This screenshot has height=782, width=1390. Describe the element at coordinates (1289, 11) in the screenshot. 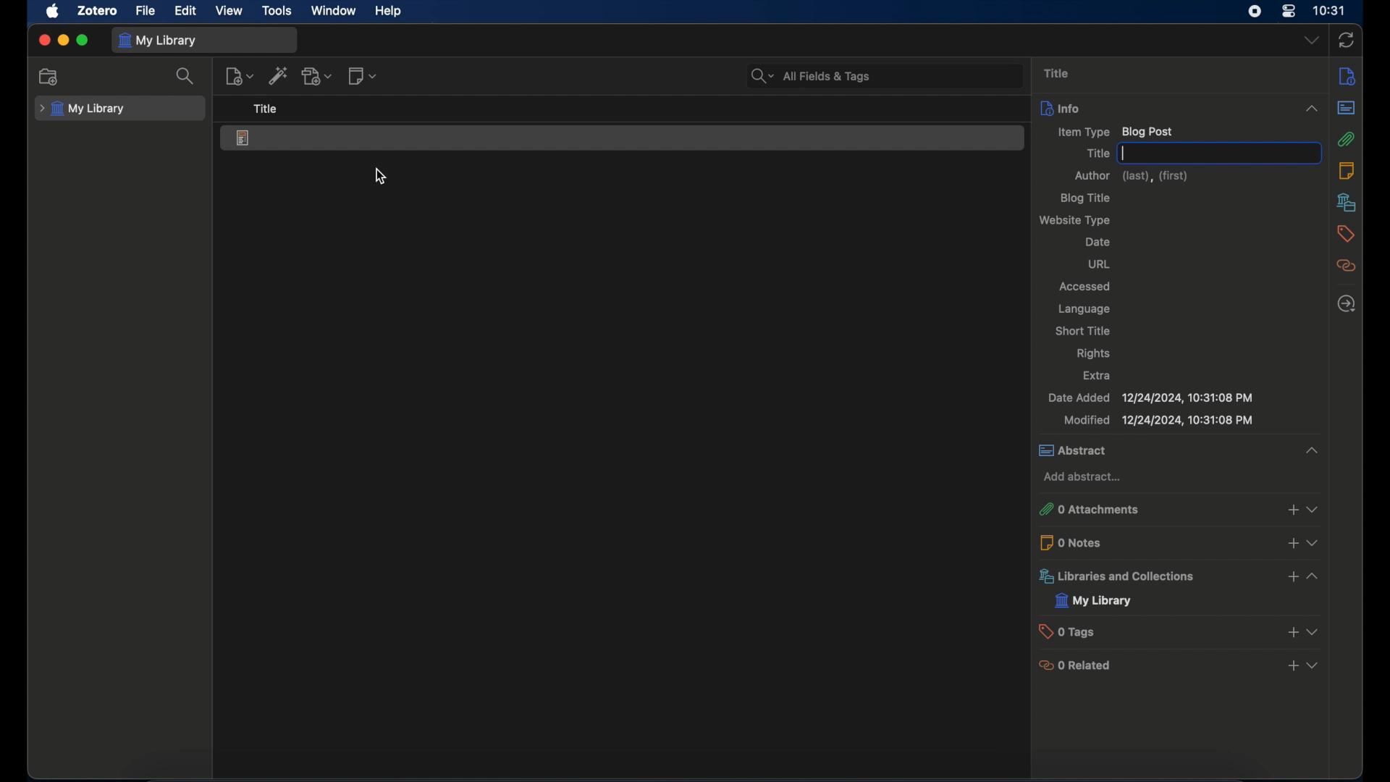

I see `control center` at that location.